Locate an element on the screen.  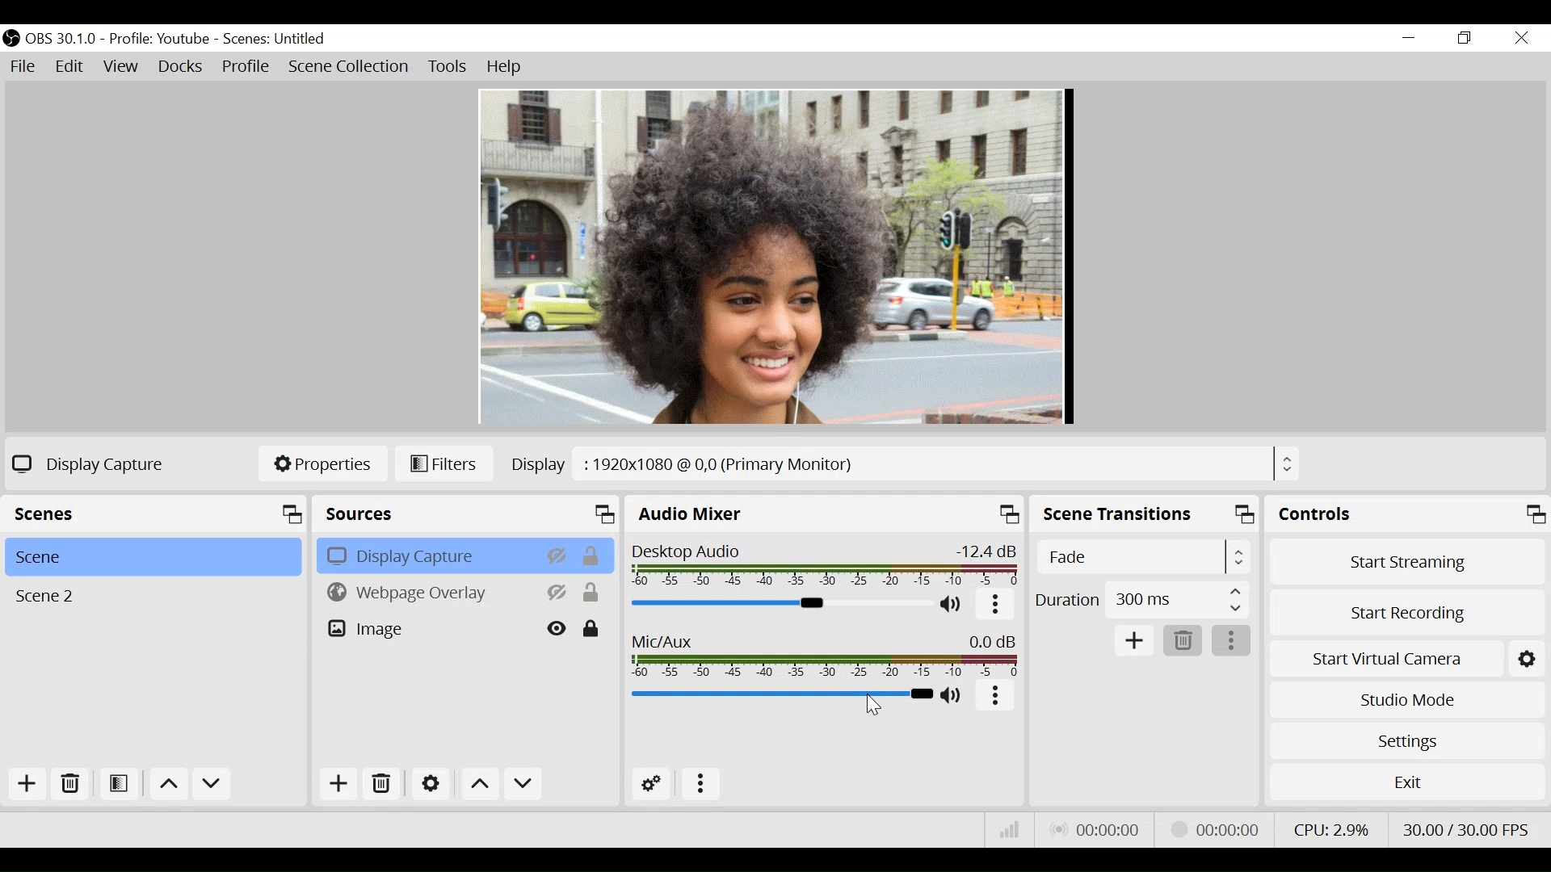
Desktop Audio Slider is located at coordinates (782, 604).